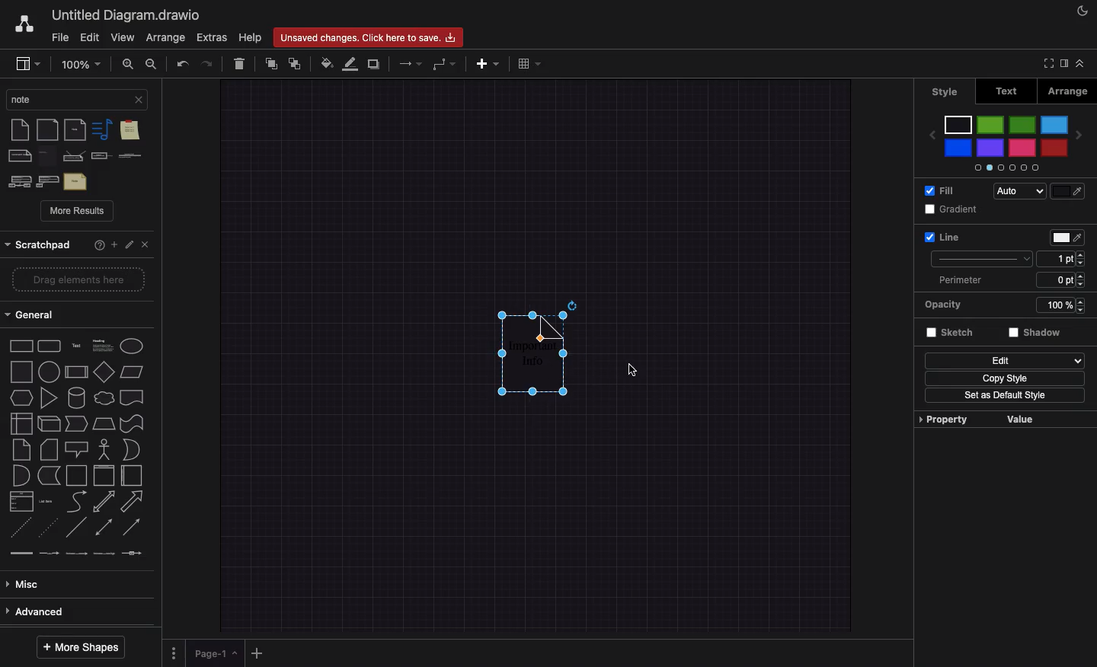  I want to click on Page 1, so click(215, 653).